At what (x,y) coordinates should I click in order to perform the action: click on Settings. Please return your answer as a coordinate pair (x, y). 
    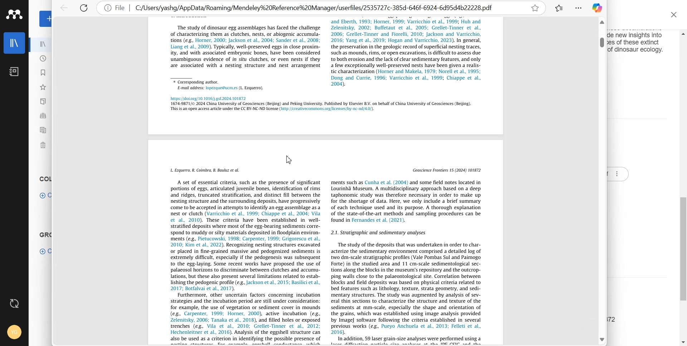
    Looking at the image, I should click on (578, 8).